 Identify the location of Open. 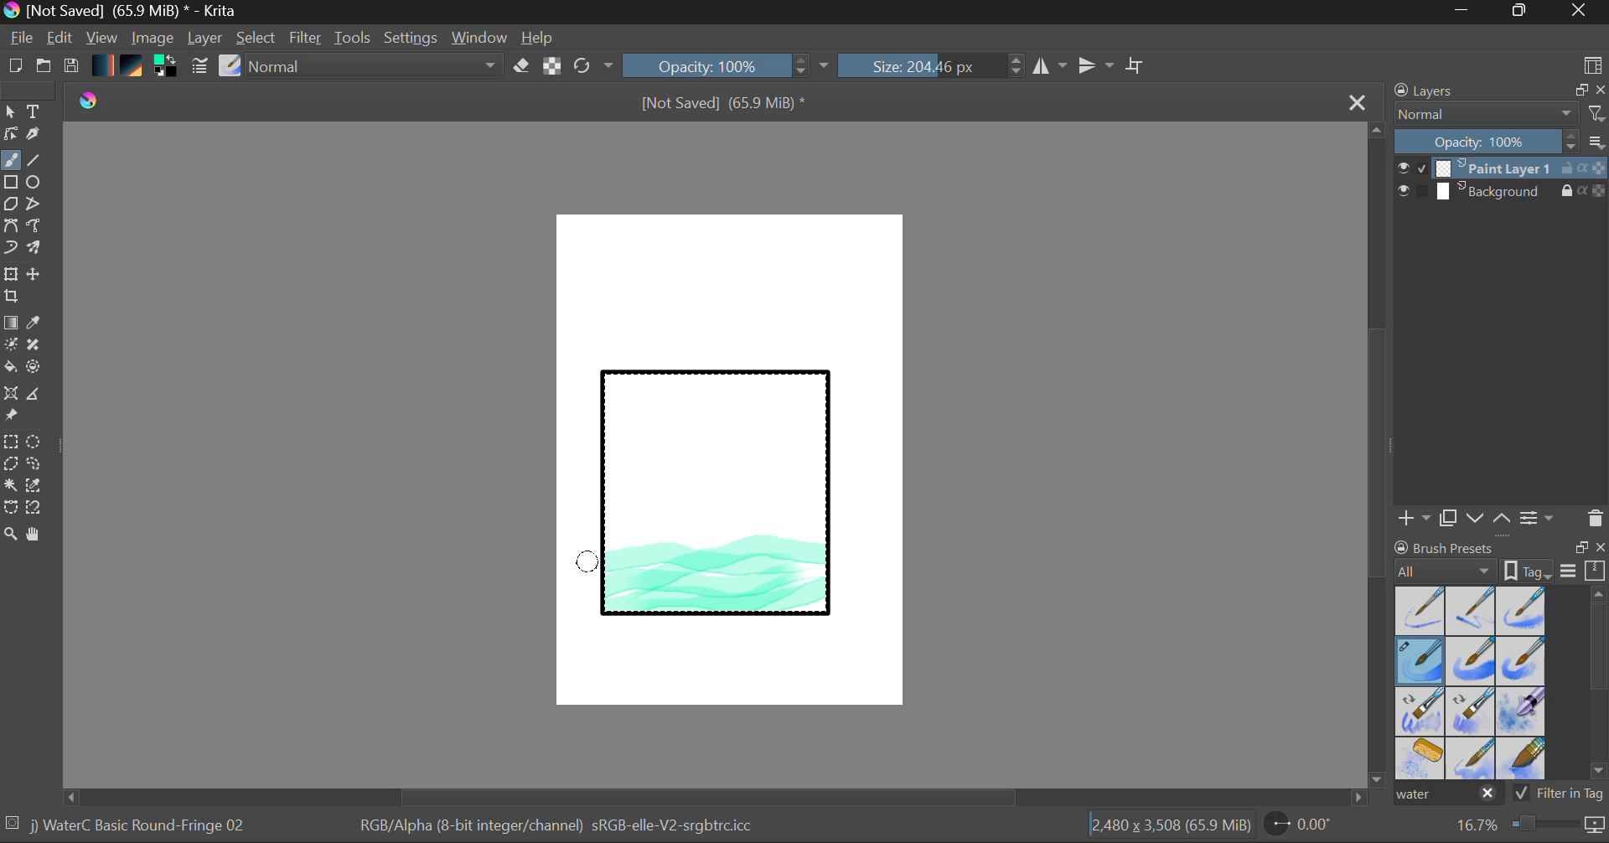
(45, 68).